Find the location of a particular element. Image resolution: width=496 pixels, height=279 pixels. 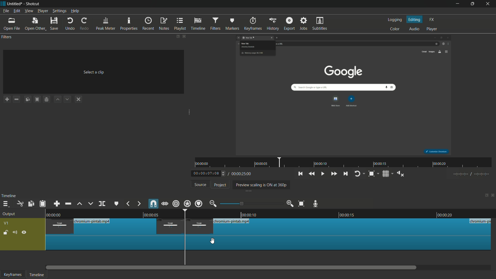

0.0010 is located at coordinates (250, 214).